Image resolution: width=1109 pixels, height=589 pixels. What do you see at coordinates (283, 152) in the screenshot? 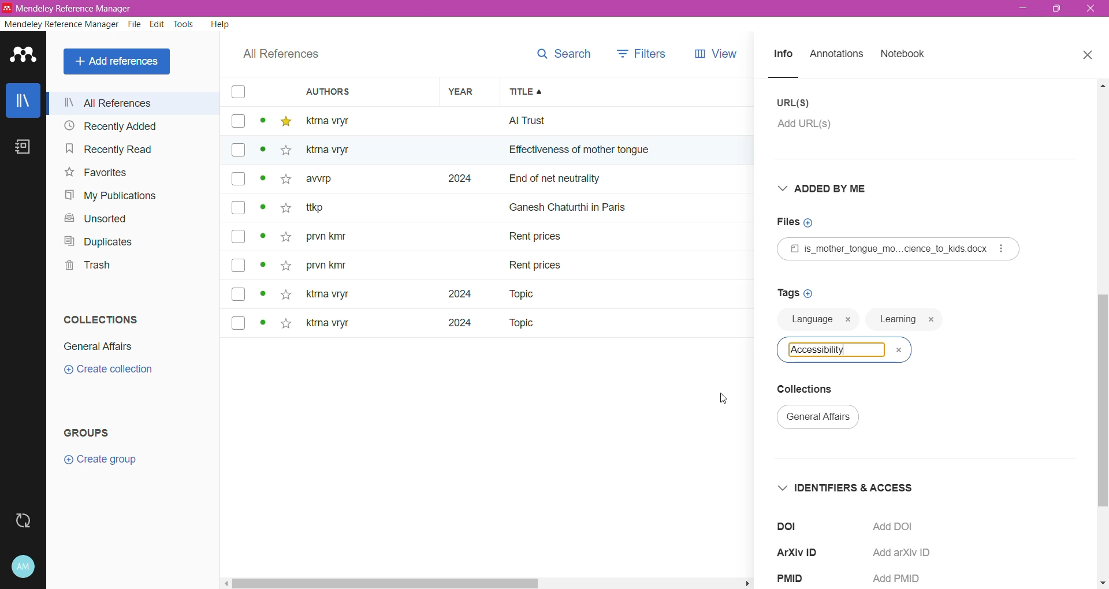
I see `star` at bounding box center [283, 152].